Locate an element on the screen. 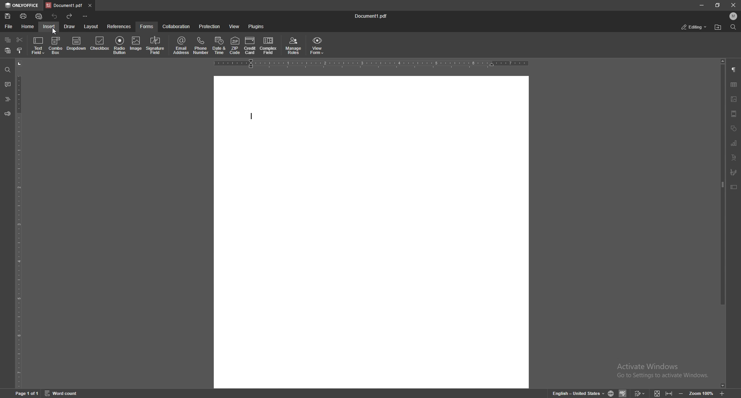 The width and height of the screenshot is (741, 398). view form is located at coordinates (318, 45).